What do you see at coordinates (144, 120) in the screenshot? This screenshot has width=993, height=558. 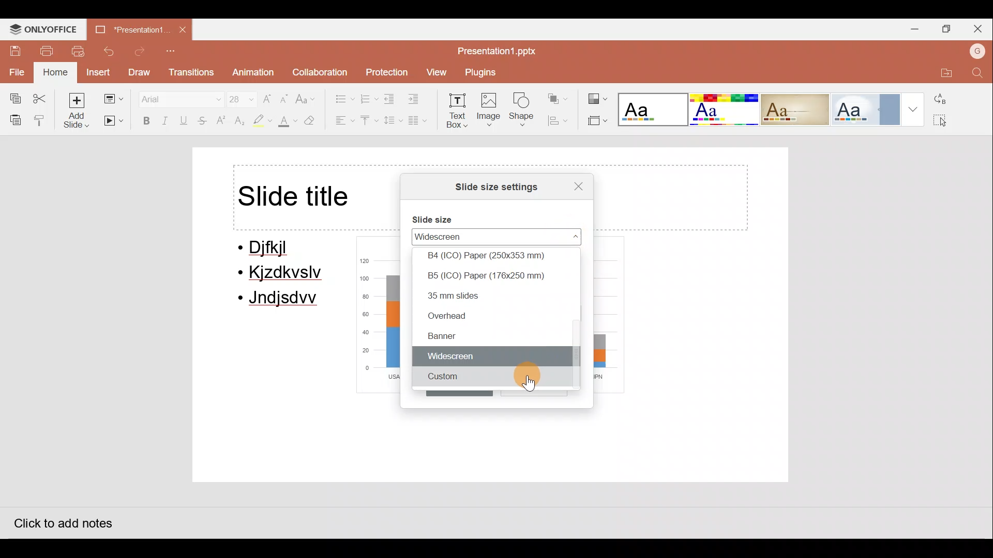 I see `Bold` at bounding box center [144, 120].